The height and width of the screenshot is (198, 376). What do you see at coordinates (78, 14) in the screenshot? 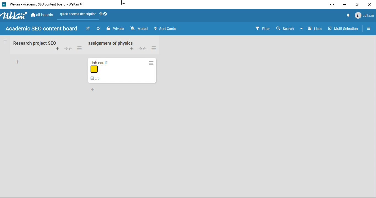
I see `quick access description` at bounding box center [78, 14].